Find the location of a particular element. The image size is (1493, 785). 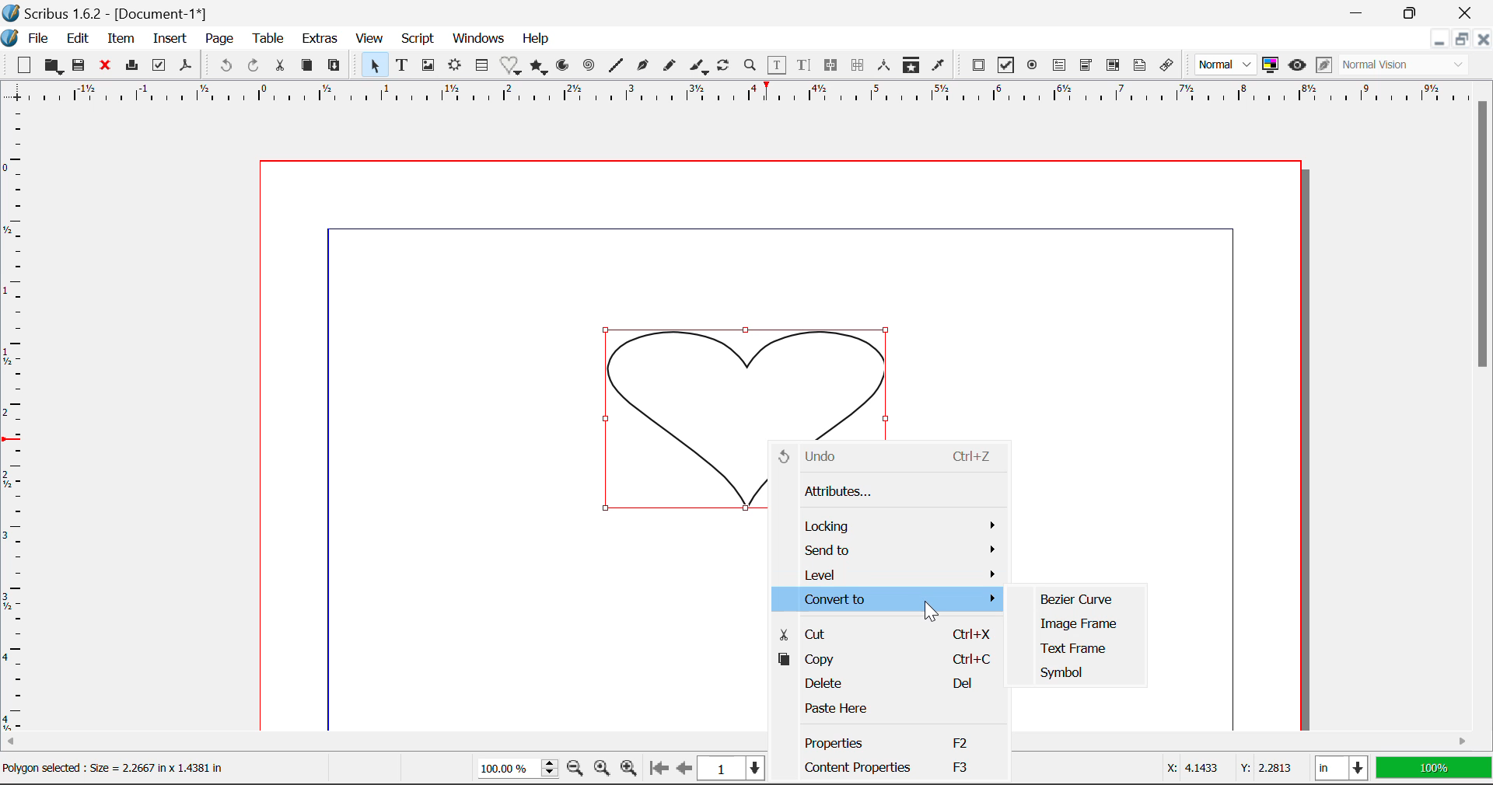

Locking is located at coordinates (892, 526).